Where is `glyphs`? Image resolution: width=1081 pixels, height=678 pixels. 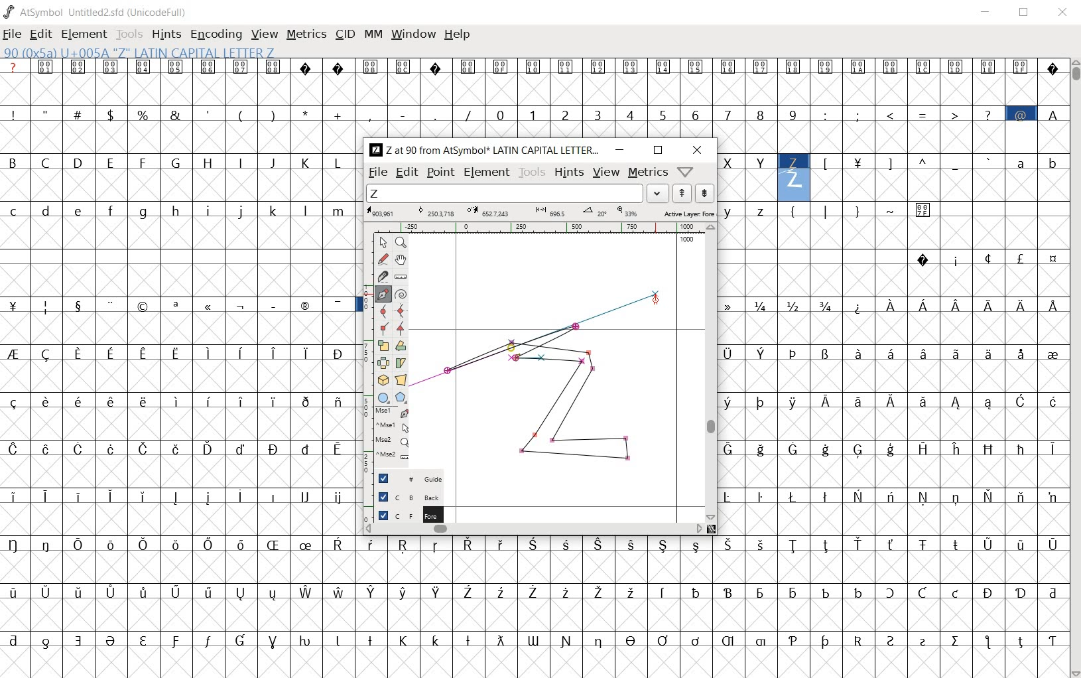 glyphs is located at coordinates (178, 361).